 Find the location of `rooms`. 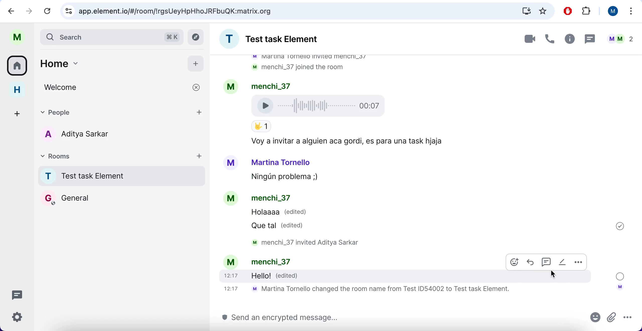

rooms is located at coordinates (114, 158).